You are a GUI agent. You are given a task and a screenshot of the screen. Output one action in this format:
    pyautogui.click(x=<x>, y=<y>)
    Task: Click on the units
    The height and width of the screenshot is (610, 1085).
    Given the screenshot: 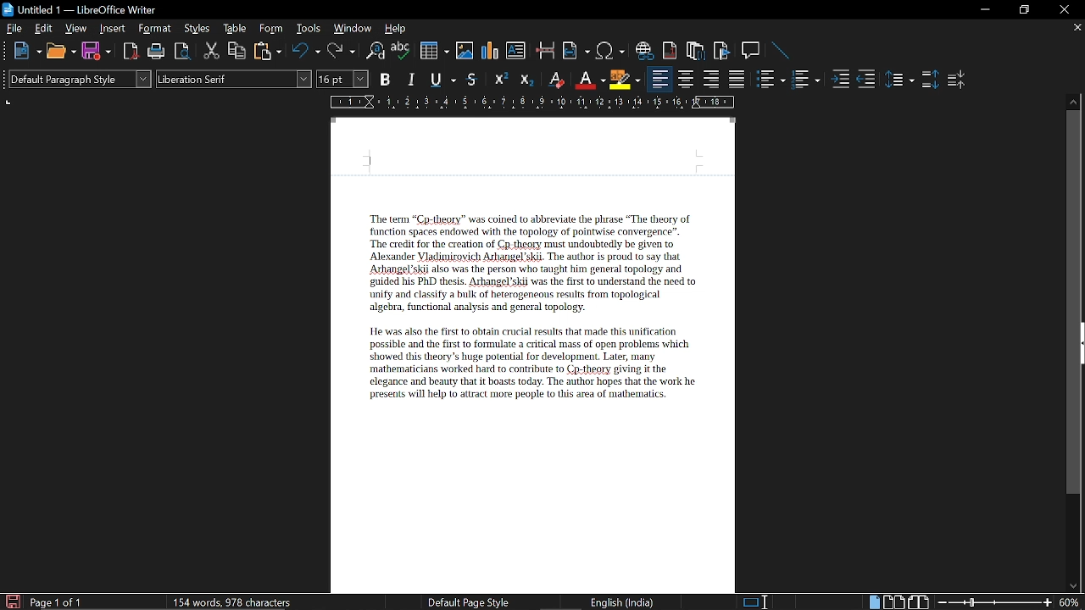 What is the action you would take?
    pyautogui.click(x=8, y=102)
    